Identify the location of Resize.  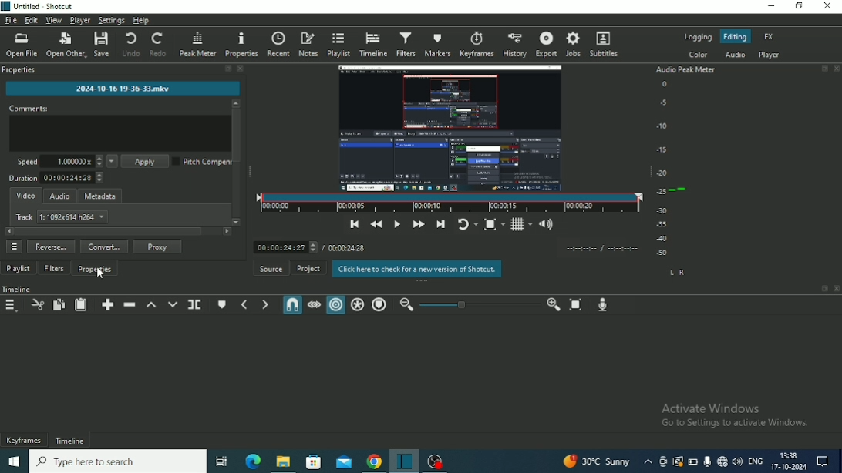
(423, 281).